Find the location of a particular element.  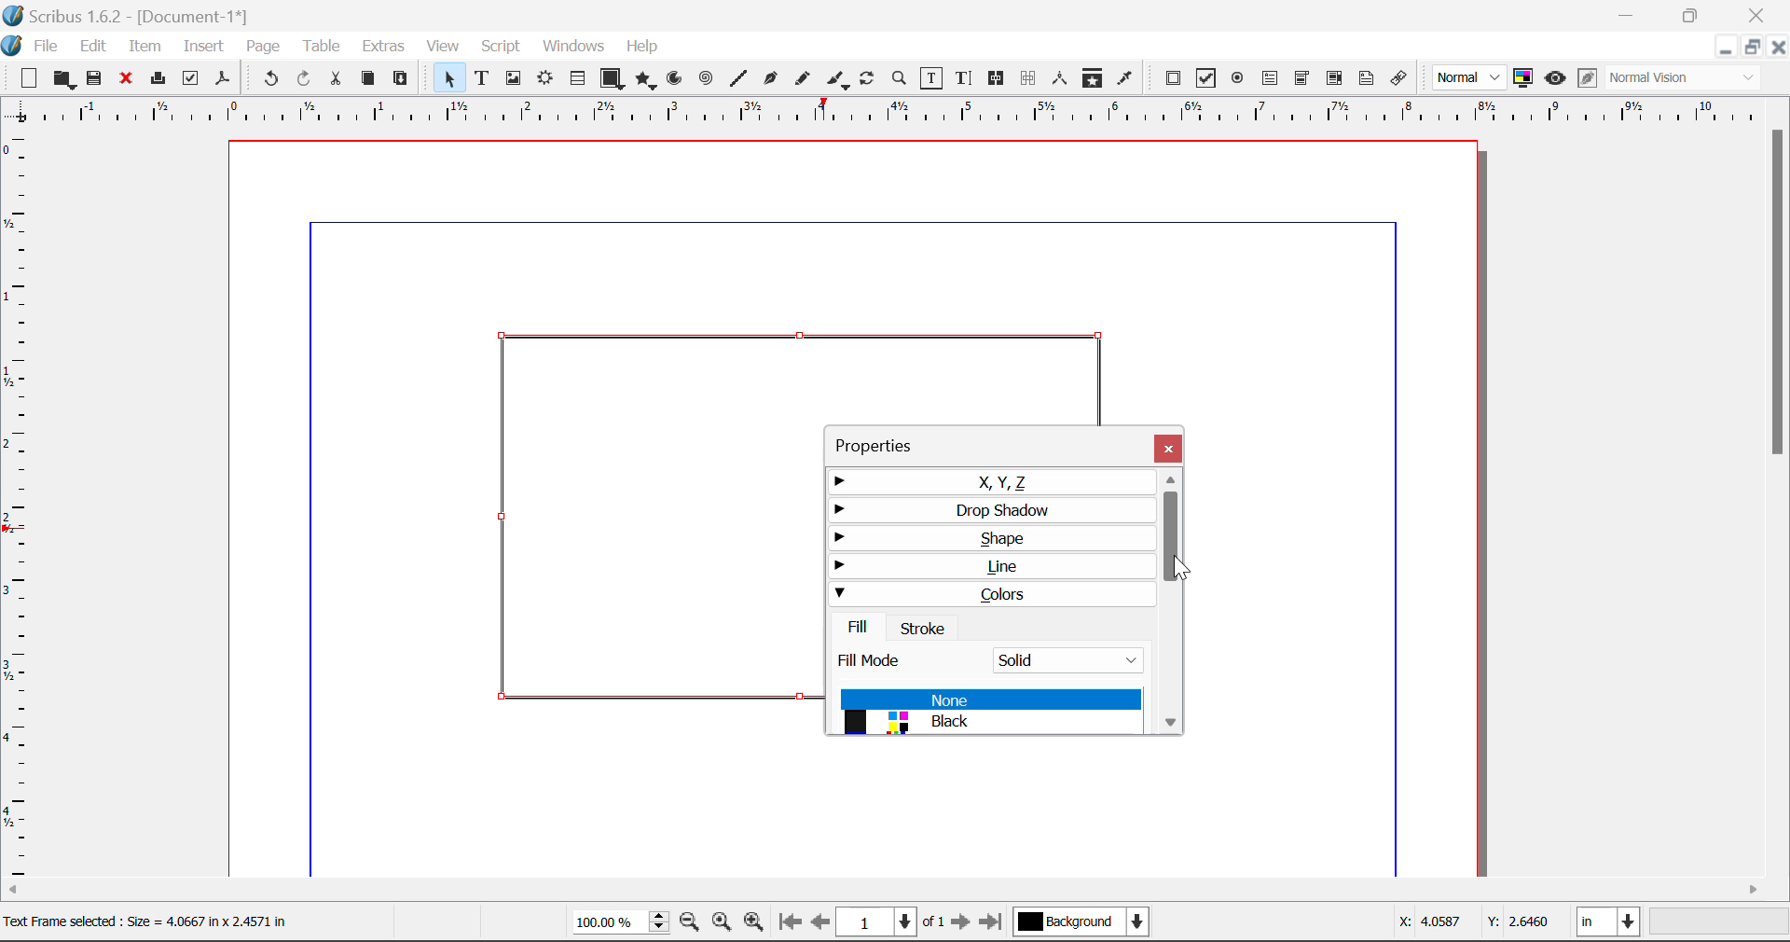

Line is located at coordinates (992, 566).